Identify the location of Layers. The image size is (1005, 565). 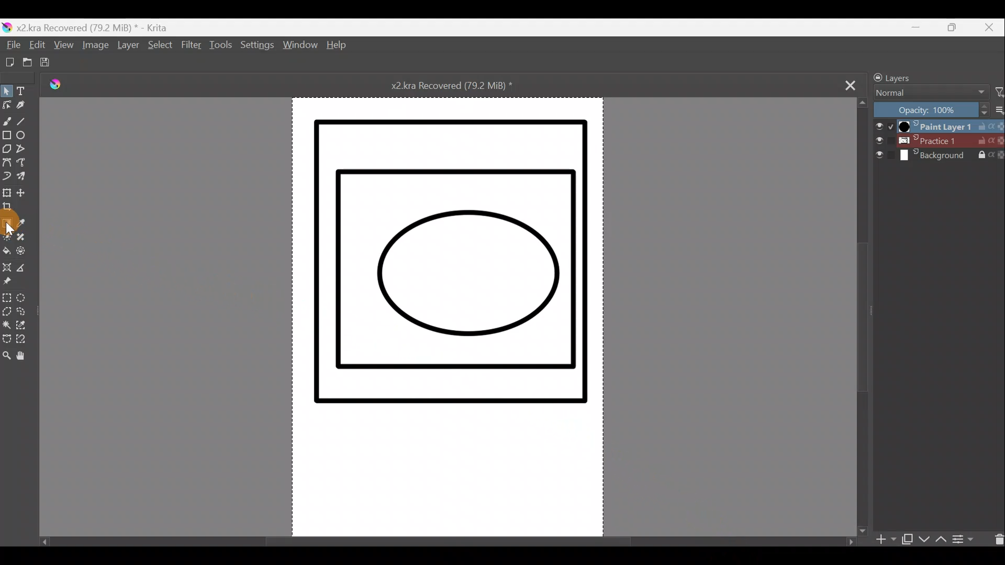
(920, 76).